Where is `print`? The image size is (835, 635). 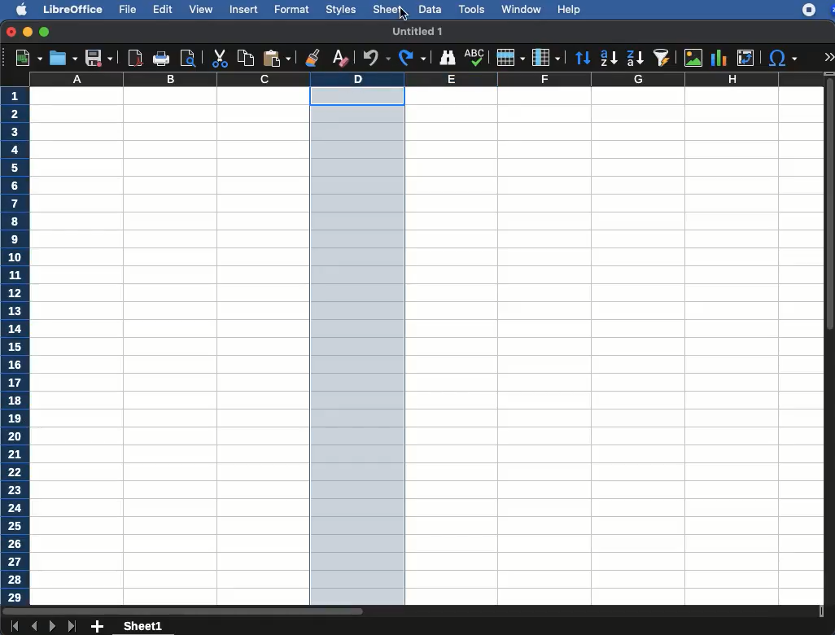
print is located at coordinates (162, 58).